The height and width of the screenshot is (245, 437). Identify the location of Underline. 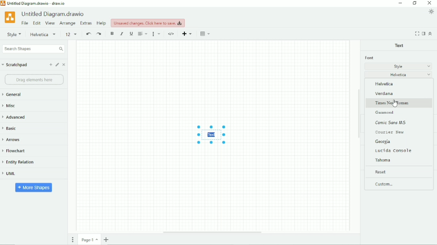
(131, 34).